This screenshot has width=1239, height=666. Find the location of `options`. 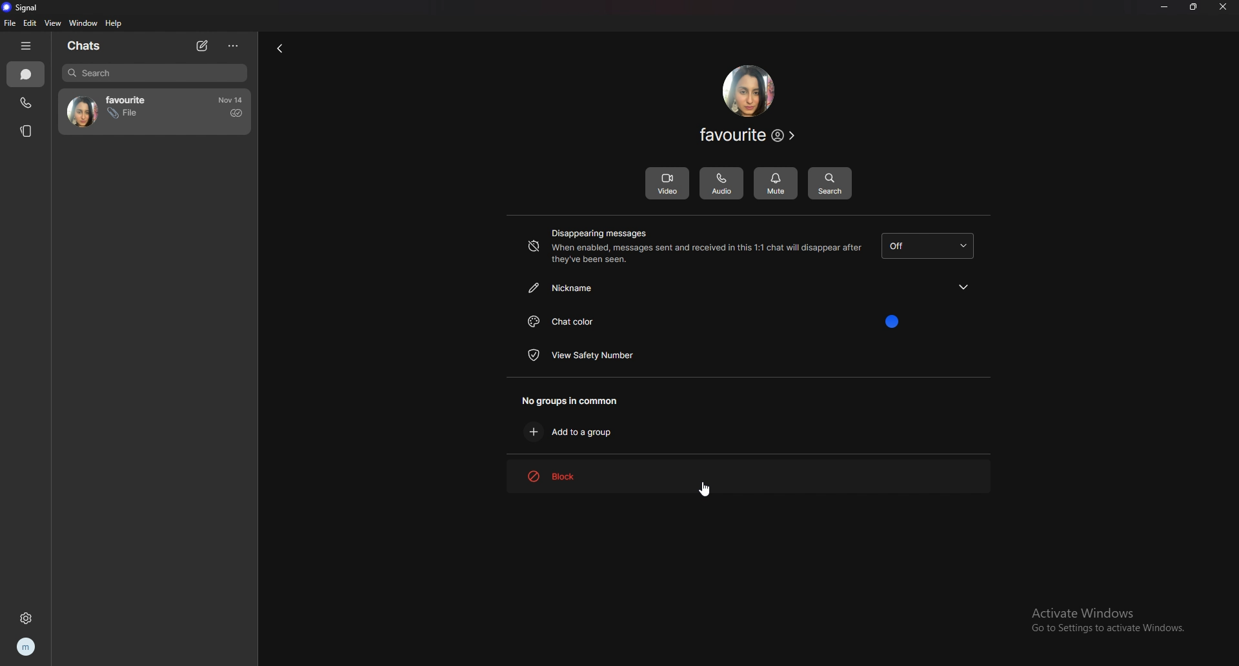

options is located at coordinates (236, 45).